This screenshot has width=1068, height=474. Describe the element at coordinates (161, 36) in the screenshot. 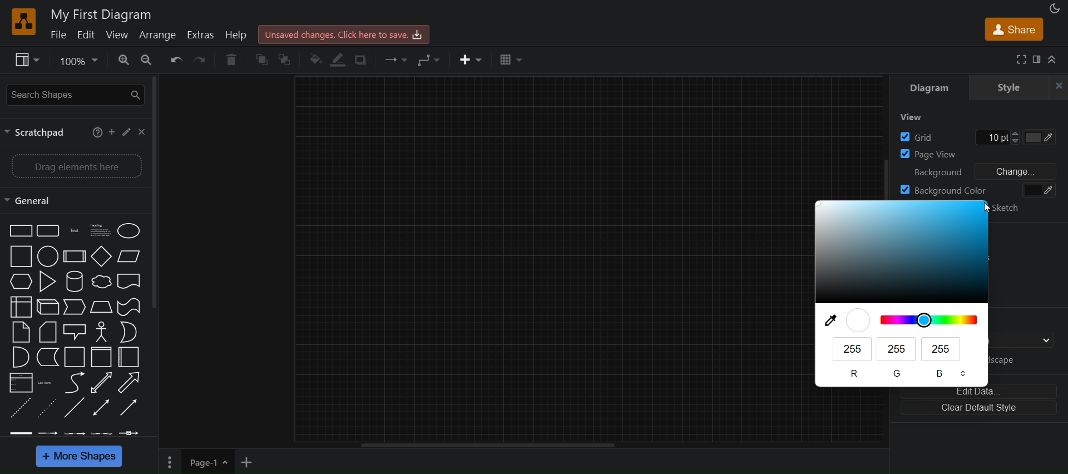

I see `arrange` at that location.